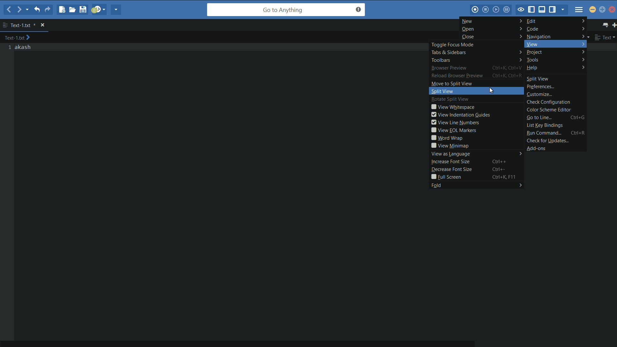 The width and height of the screenshot is (617, 347). I want to click on rotate split view, so click(477, 99).